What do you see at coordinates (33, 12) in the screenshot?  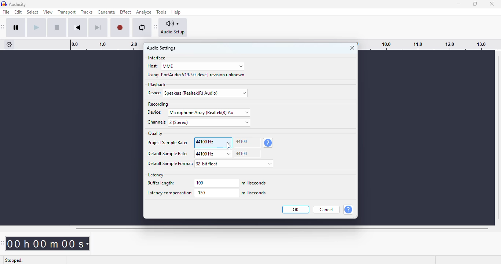 I see `select` at bounding box center [33, 12].